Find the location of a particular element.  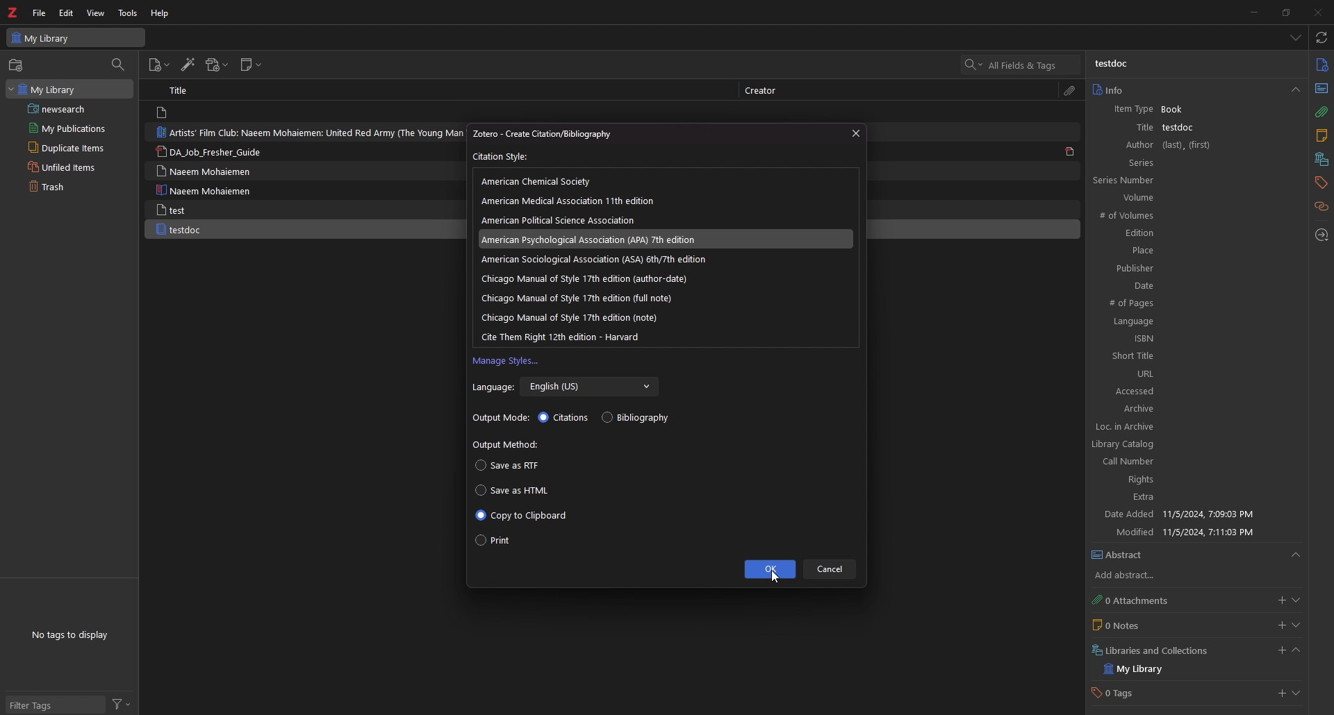

Title is located at coordinates (1132, 127).